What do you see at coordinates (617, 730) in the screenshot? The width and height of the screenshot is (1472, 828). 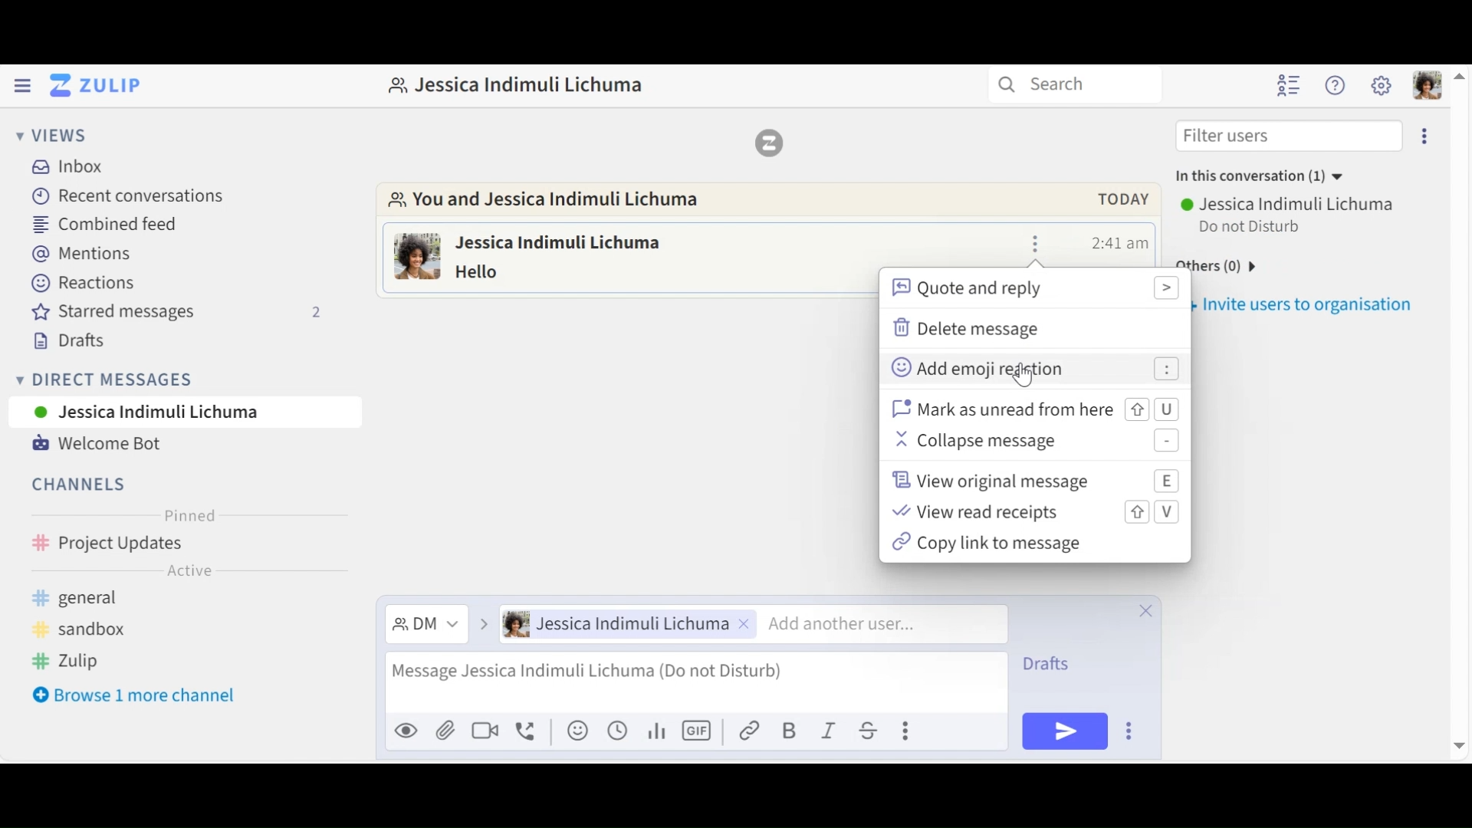 I see `Add global time` at bounding box center [617, 730].